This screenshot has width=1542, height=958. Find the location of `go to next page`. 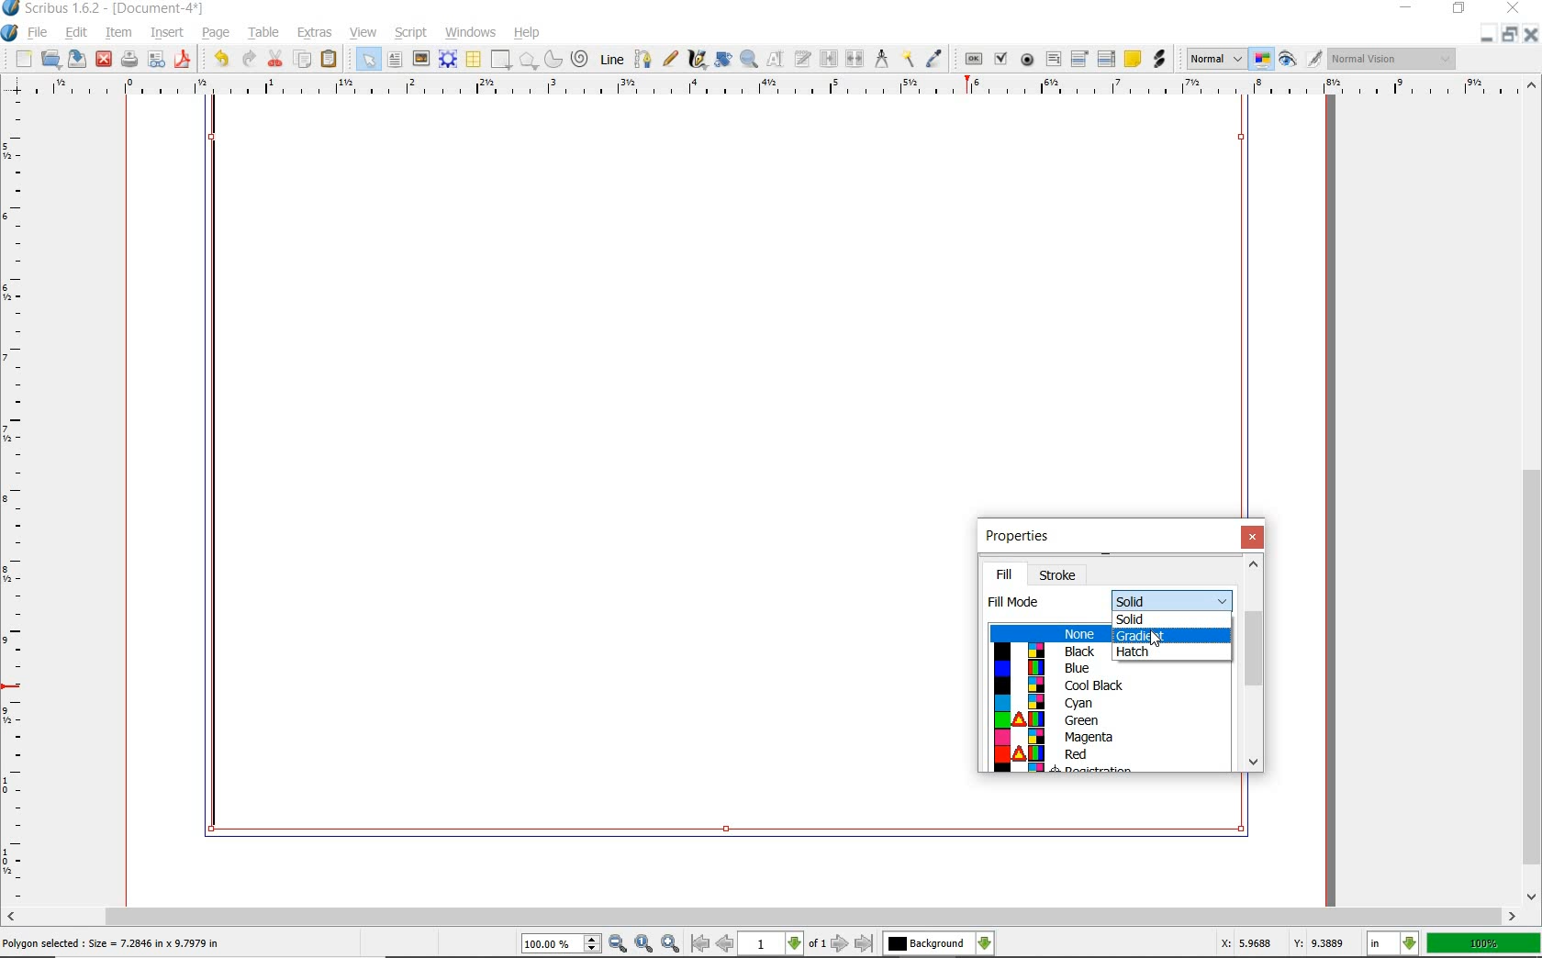

go to next page is located at coordinates (841, 943).